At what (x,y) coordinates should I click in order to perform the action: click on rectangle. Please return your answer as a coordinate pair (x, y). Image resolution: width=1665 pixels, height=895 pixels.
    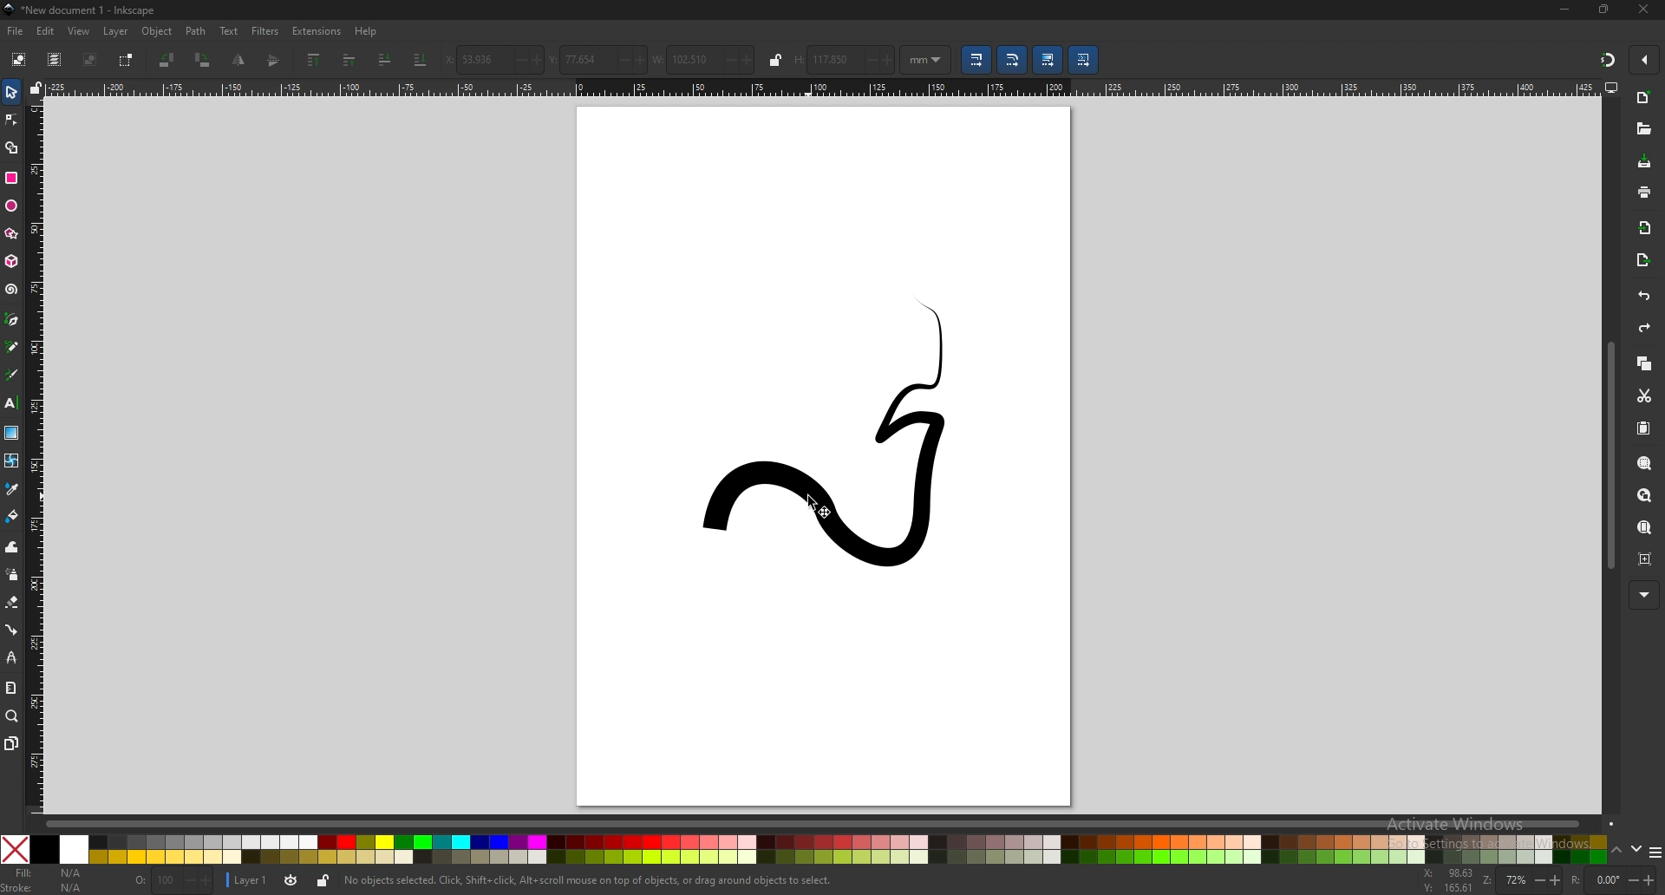
    Looking at the image, I should click on (11, 178).